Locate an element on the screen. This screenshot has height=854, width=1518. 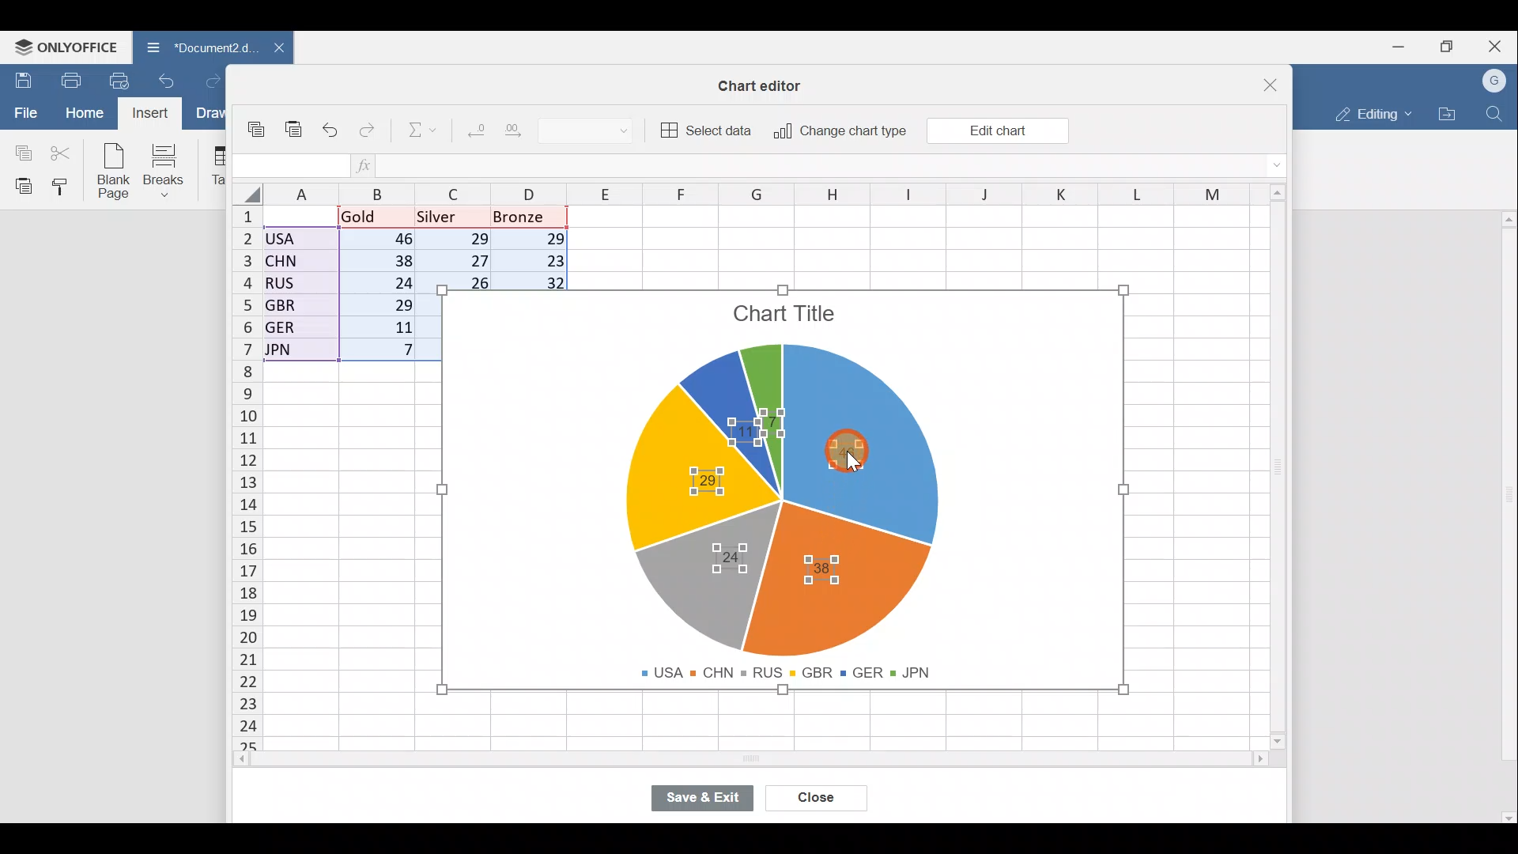
Breaks is located at coordinates (167, 172).